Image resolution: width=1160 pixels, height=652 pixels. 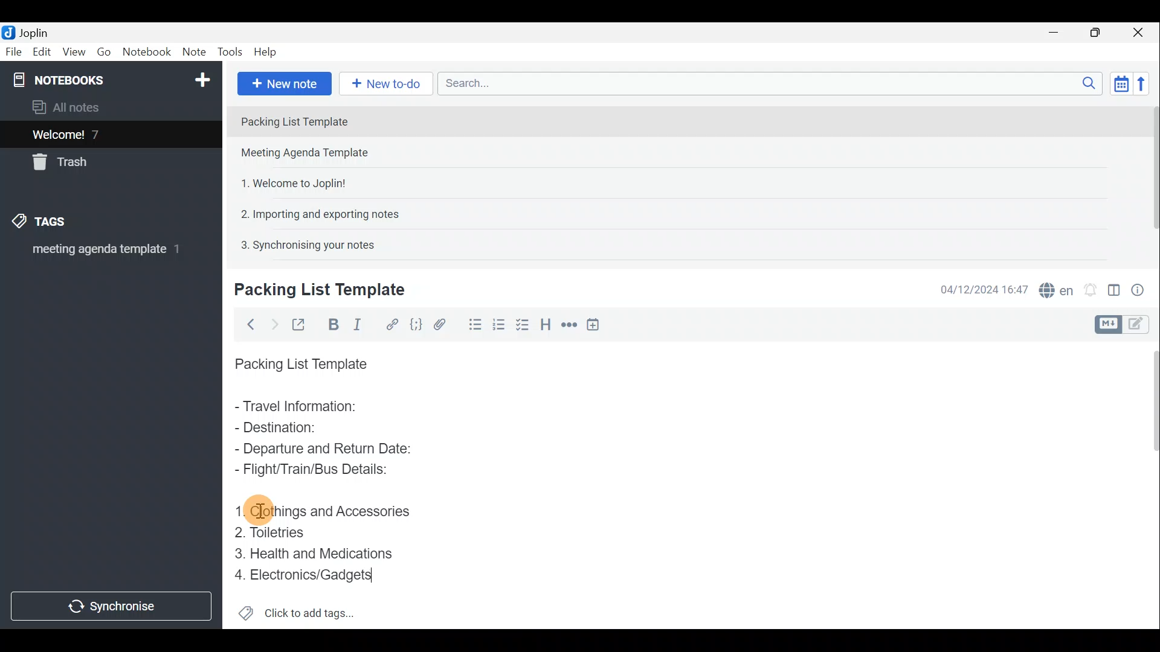 What do you see at coordinates (1142, 288) in the screenshot?
I see `Note properties` at bounding box center [1142, 288].